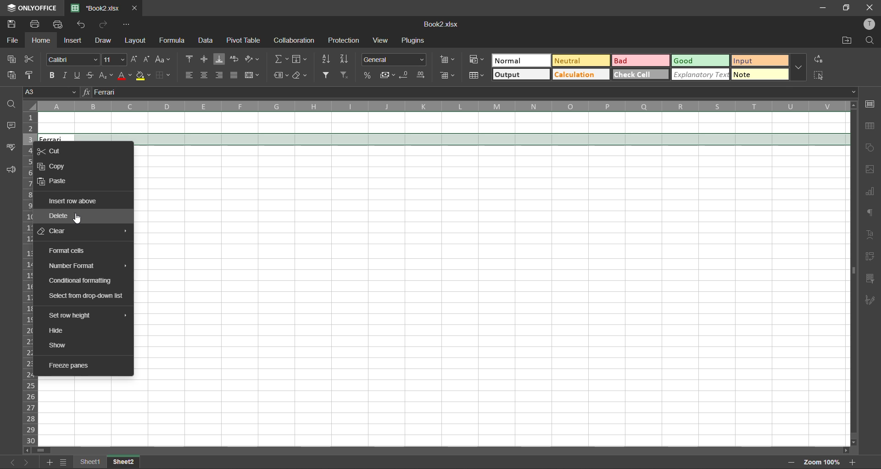 The height and width of the screenshot is (469, 881). I want to click on note, so click(757, 75).